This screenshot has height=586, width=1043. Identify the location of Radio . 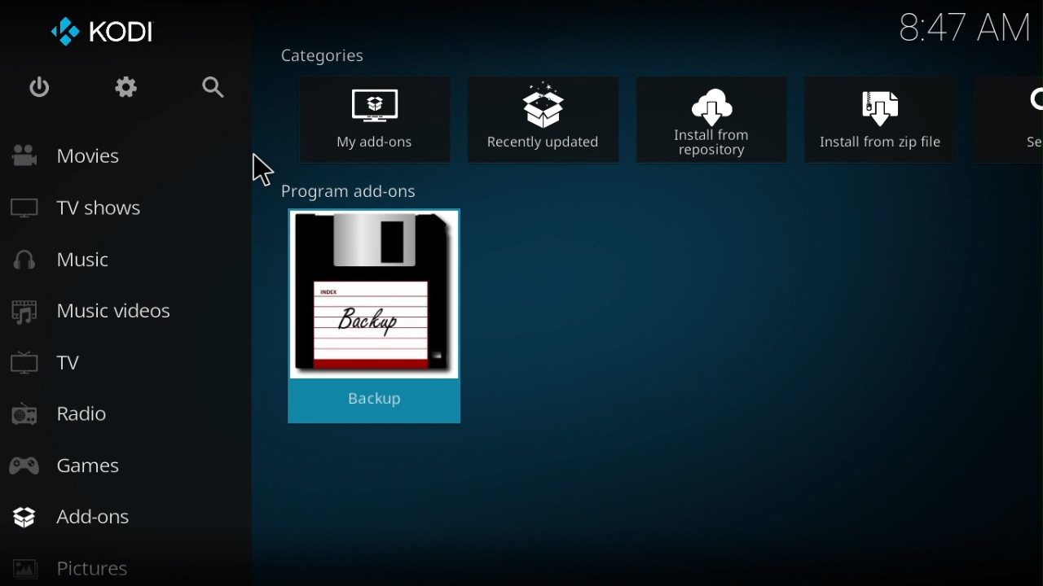
(66, 417).